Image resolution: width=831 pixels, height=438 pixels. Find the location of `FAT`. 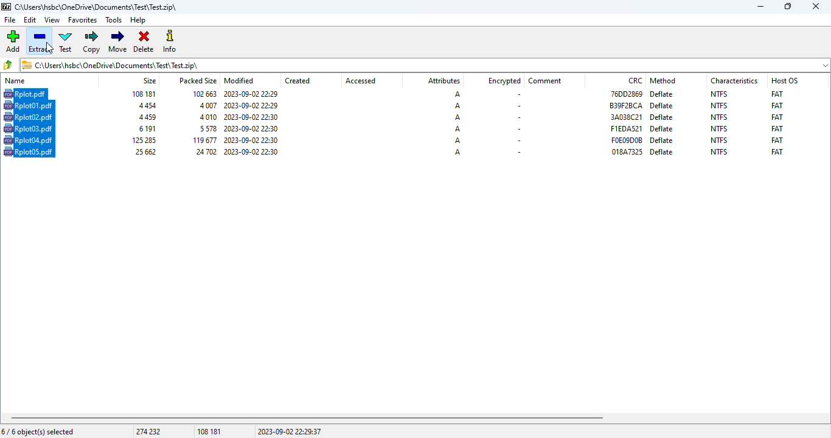

FAT is located at coordinates (777, 140).